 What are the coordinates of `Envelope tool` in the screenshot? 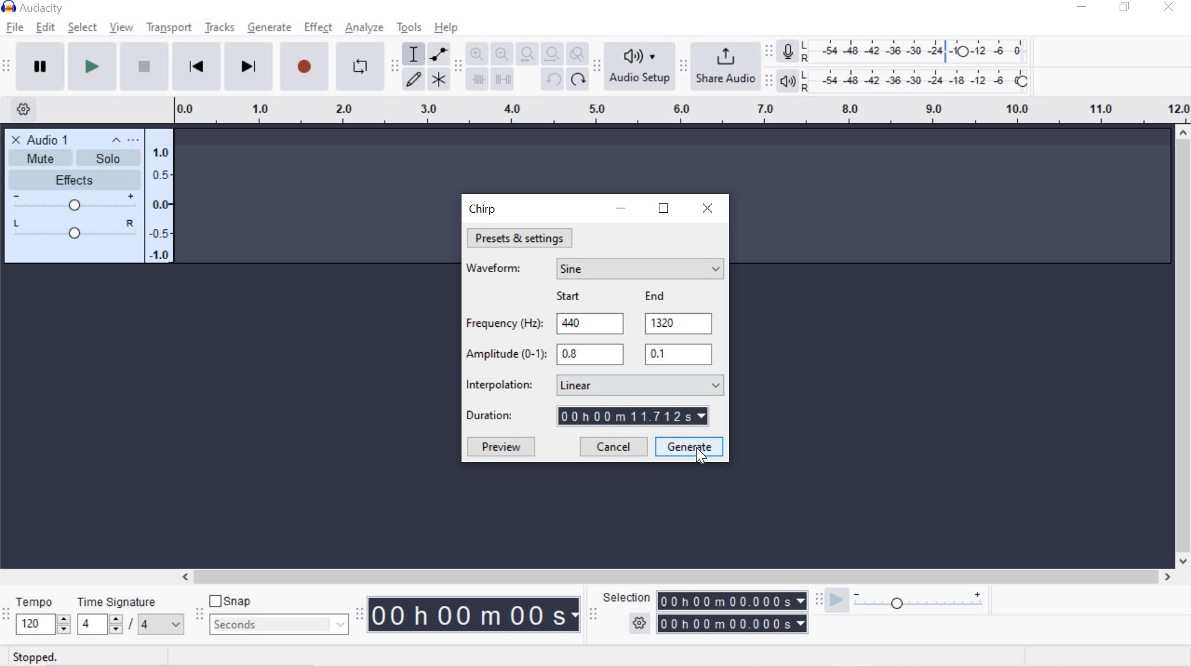 It's located at (437, 54).